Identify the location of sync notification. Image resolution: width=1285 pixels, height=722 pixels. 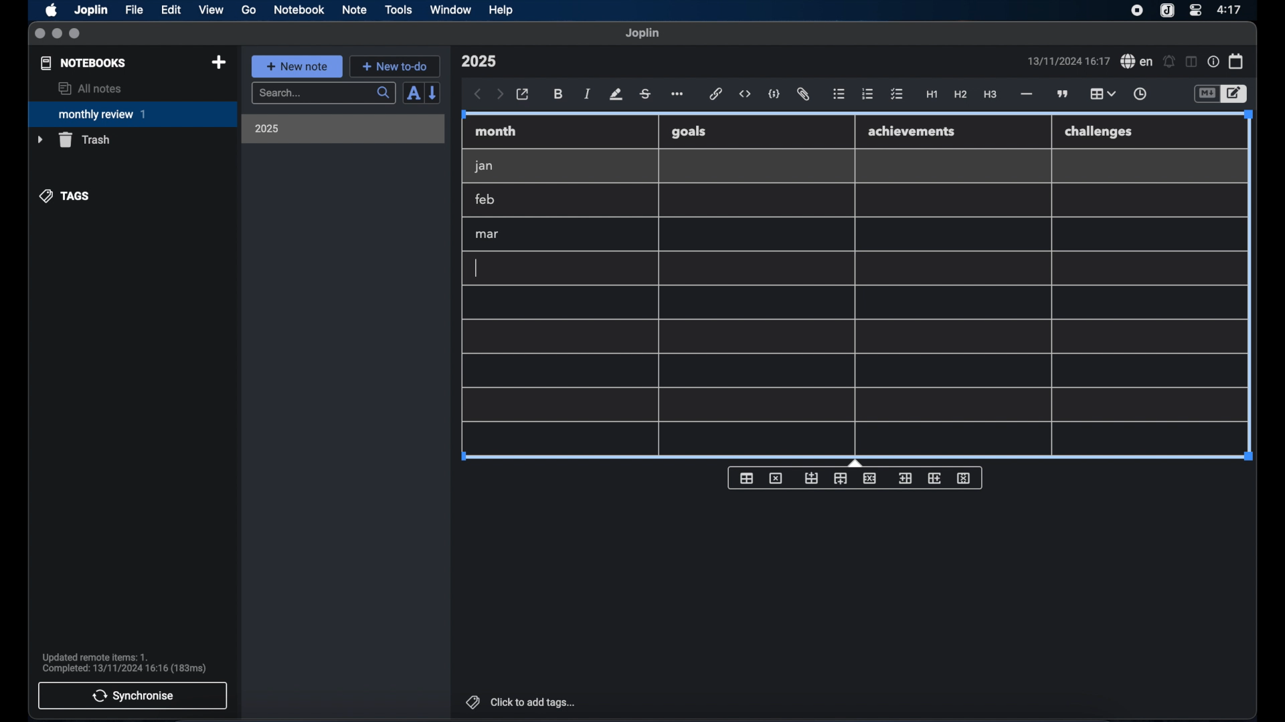
(124, 663).